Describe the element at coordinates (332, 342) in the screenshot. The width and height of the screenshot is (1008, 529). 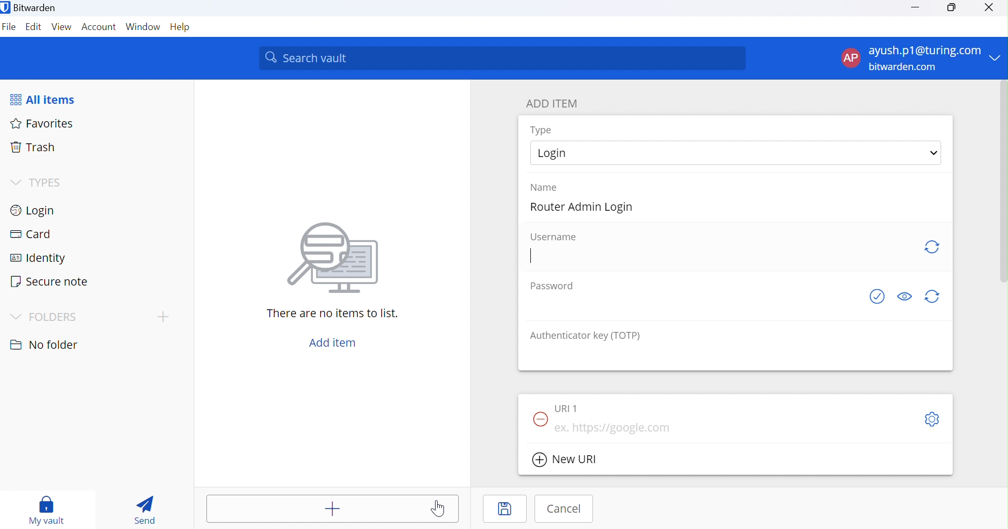
I see `Add item` at that location.